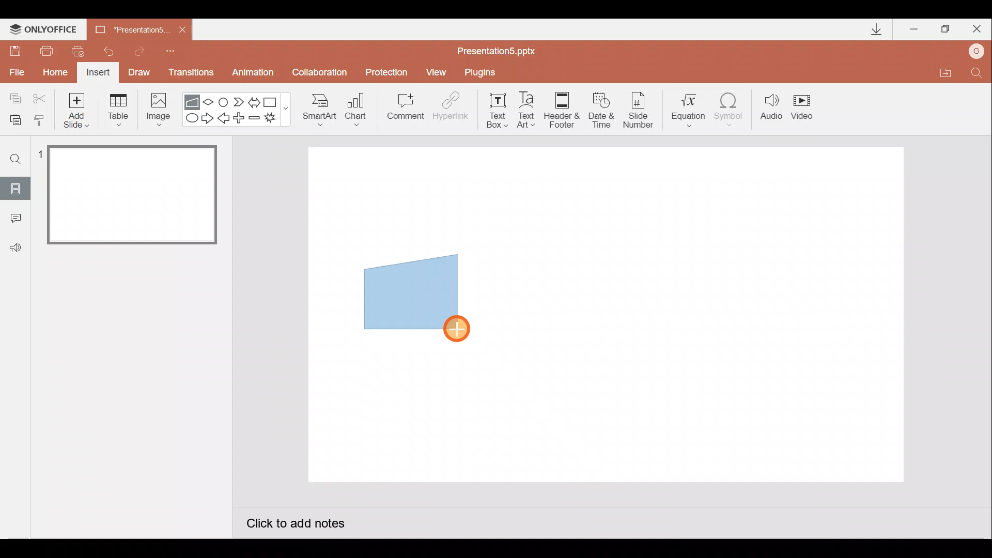 Image resolution: width=992 pixels, height=558 pixels. Describe the element at coordinates (438, 71) in the screenshot. I see `View` at that location.